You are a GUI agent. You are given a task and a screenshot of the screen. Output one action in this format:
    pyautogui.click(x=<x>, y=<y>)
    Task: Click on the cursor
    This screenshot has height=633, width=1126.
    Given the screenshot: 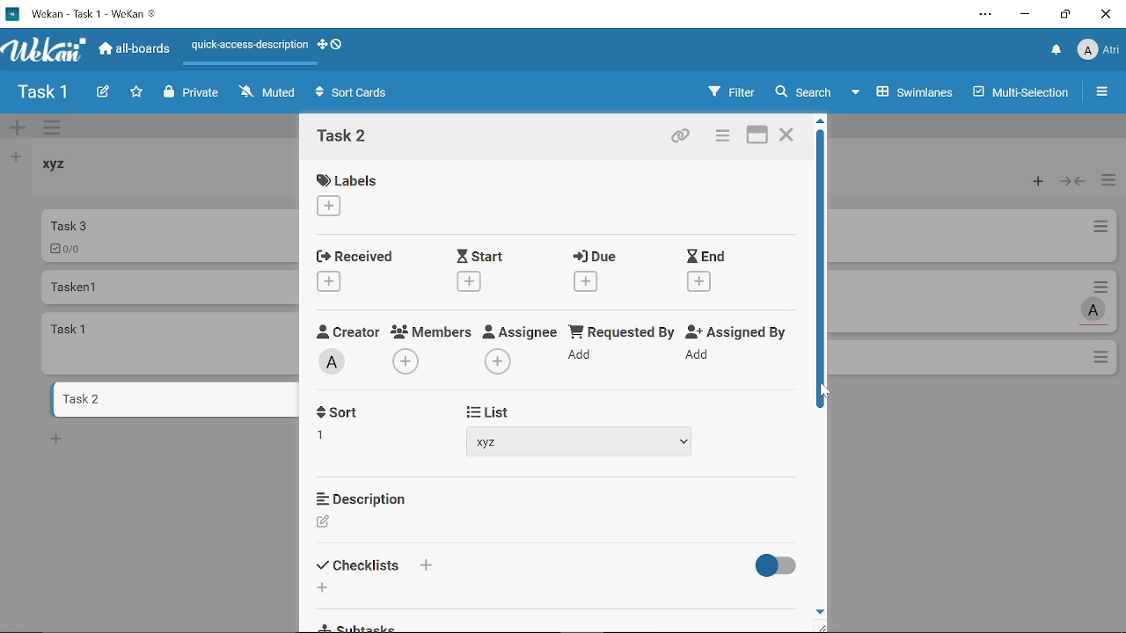 What is the action you would take?
    pyautogui.click(x=826, y=392)
    